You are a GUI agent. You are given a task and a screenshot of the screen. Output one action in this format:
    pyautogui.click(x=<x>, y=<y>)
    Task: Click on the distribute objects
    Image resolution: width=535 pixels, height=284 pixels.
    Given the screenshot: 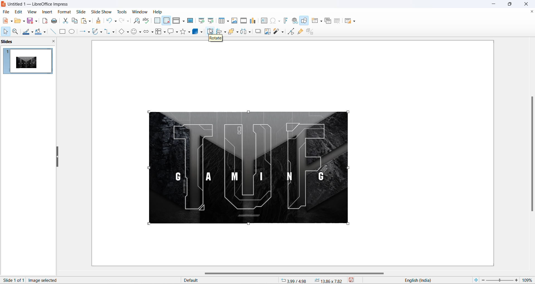 What is the action you would take?
    pyautogui.click(x=244, y=32)
    